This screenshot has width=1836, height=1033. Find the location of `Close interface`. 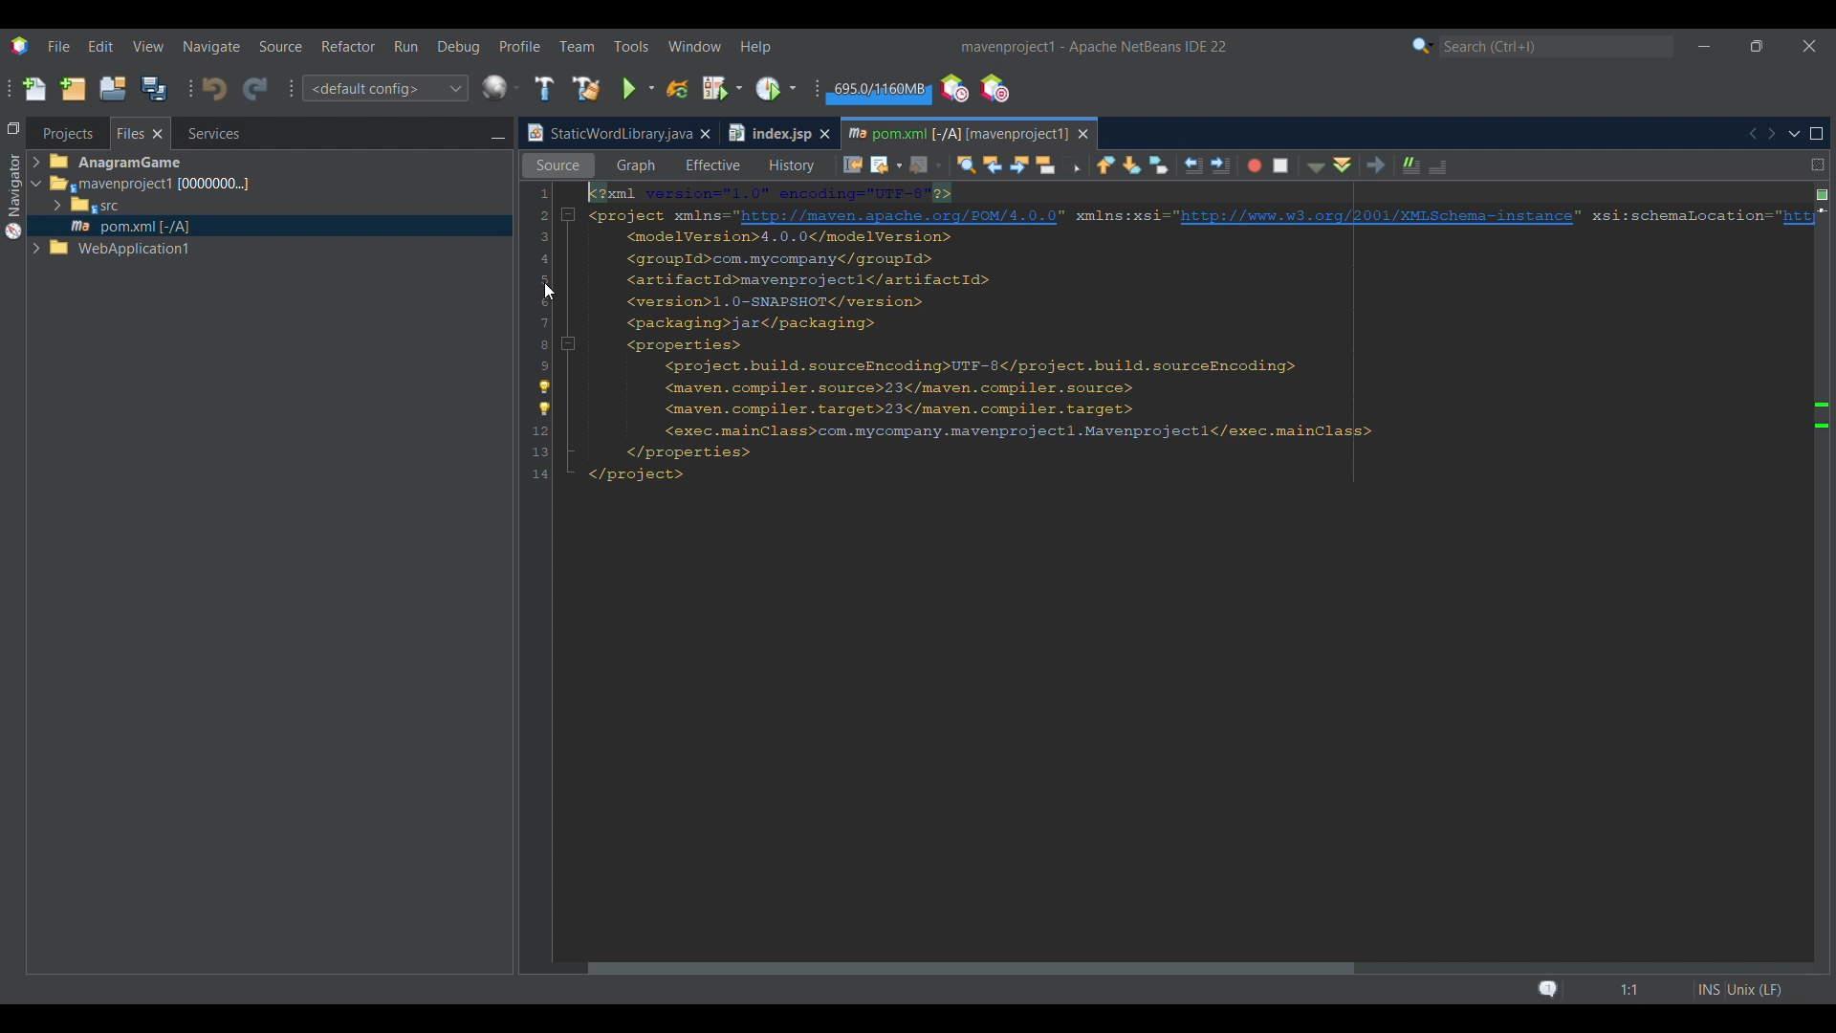

Close interface is located at coordinates (1810, 46).